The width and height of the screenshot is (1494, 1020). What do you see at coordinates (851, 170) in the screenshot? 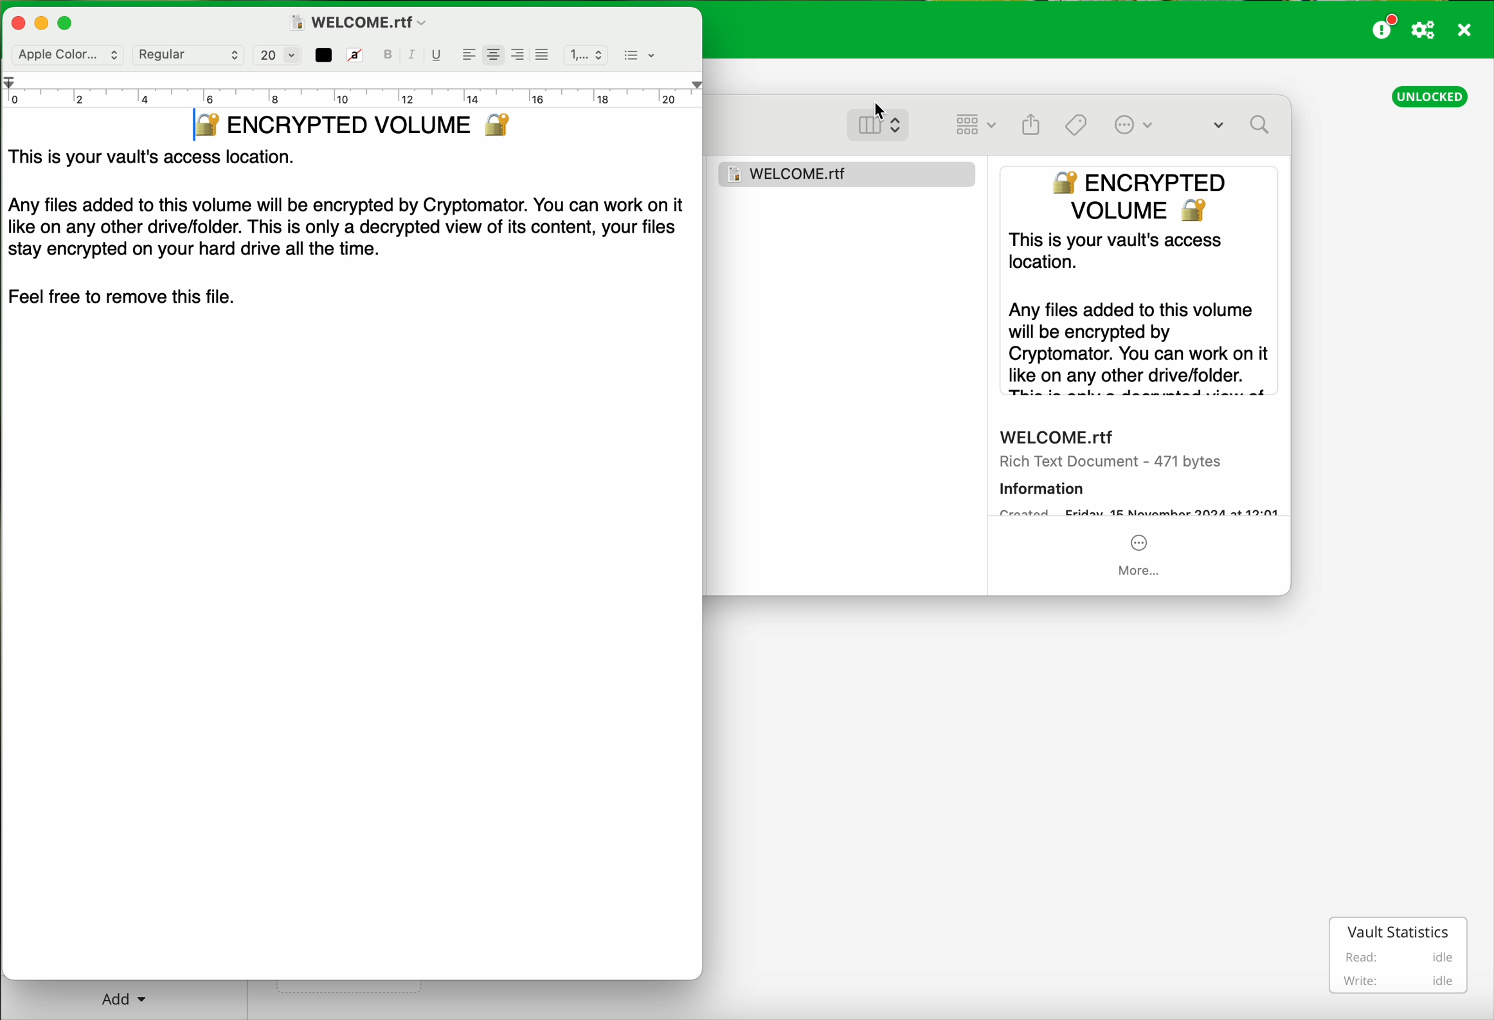
I see `Welcome.rtf` at bounding box center [851, 170].